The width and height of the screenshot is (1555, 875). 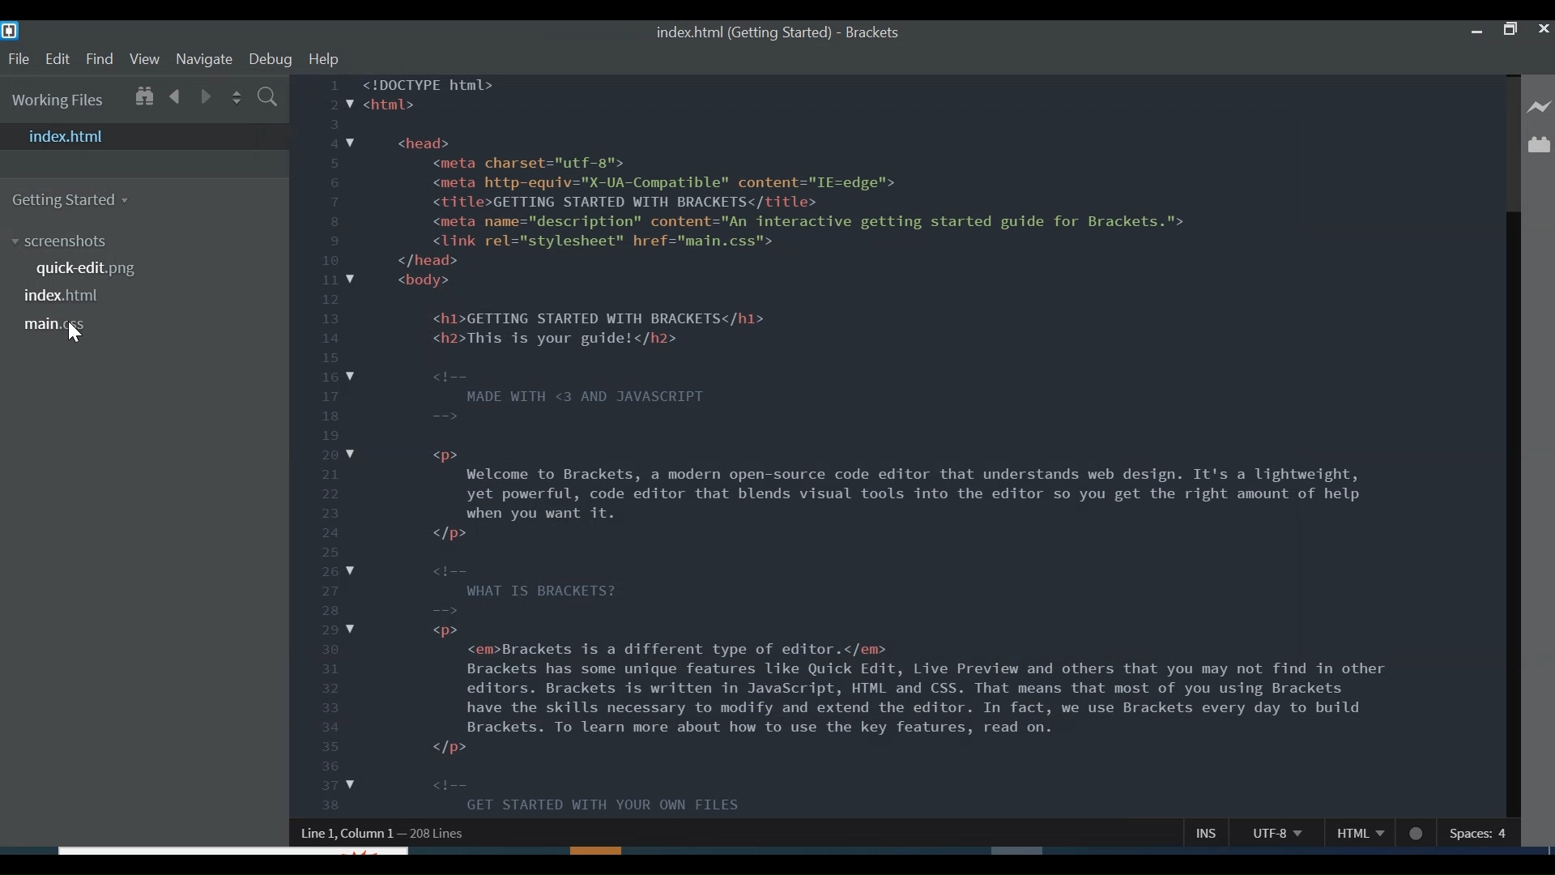 What do you see at coordinates (57, 60) in the screenshot?
I see `Edit` at bounding box center [57, 60].